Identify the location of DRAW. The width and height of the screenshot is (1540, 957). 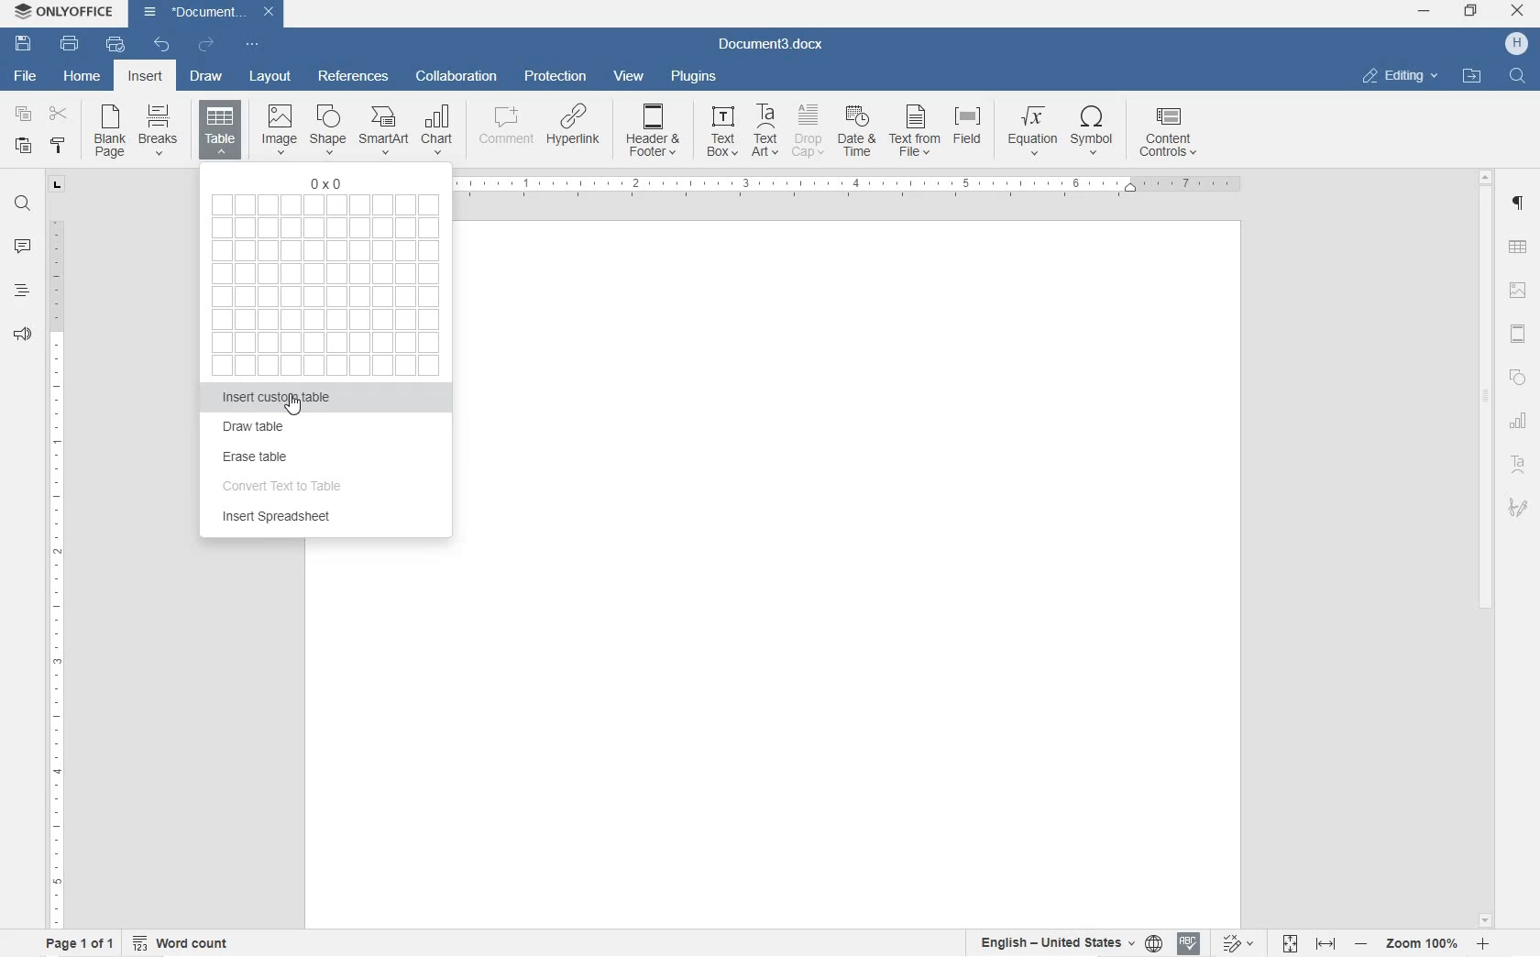
(204, 79).